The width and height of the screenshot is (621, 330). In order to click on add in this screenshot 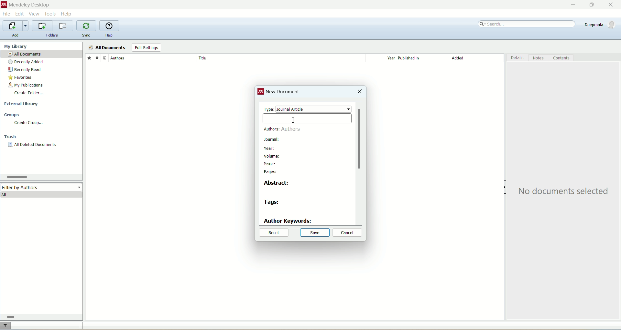, I will do `click(15, 35)`.